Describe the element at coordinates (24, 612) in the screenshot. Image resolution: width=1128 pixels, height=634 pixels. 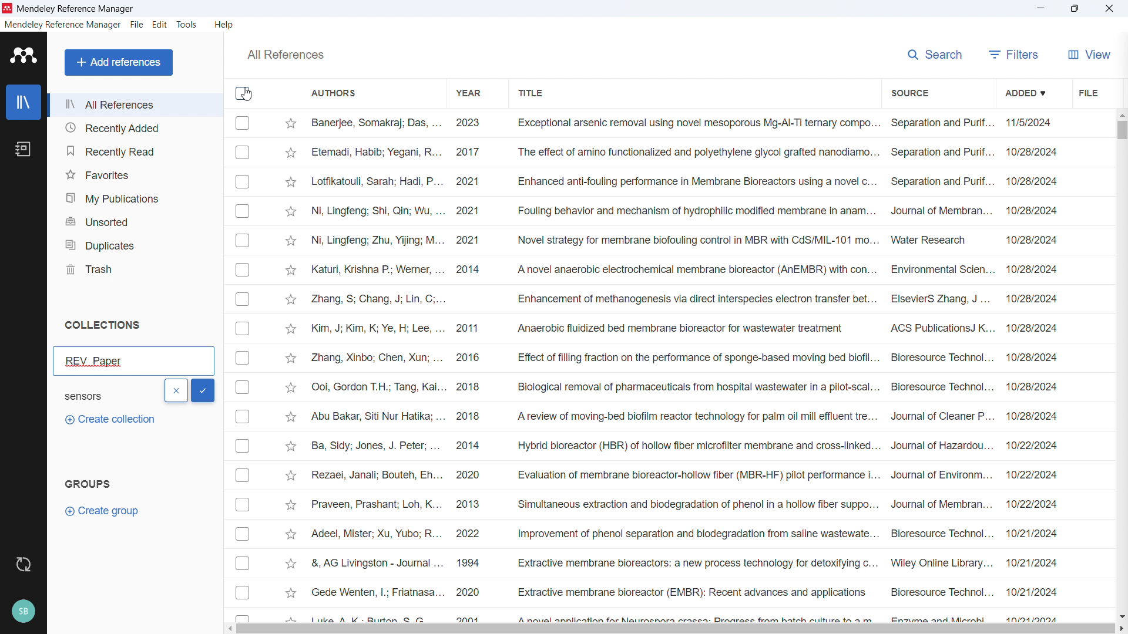
I see `Current Profile` at that location.